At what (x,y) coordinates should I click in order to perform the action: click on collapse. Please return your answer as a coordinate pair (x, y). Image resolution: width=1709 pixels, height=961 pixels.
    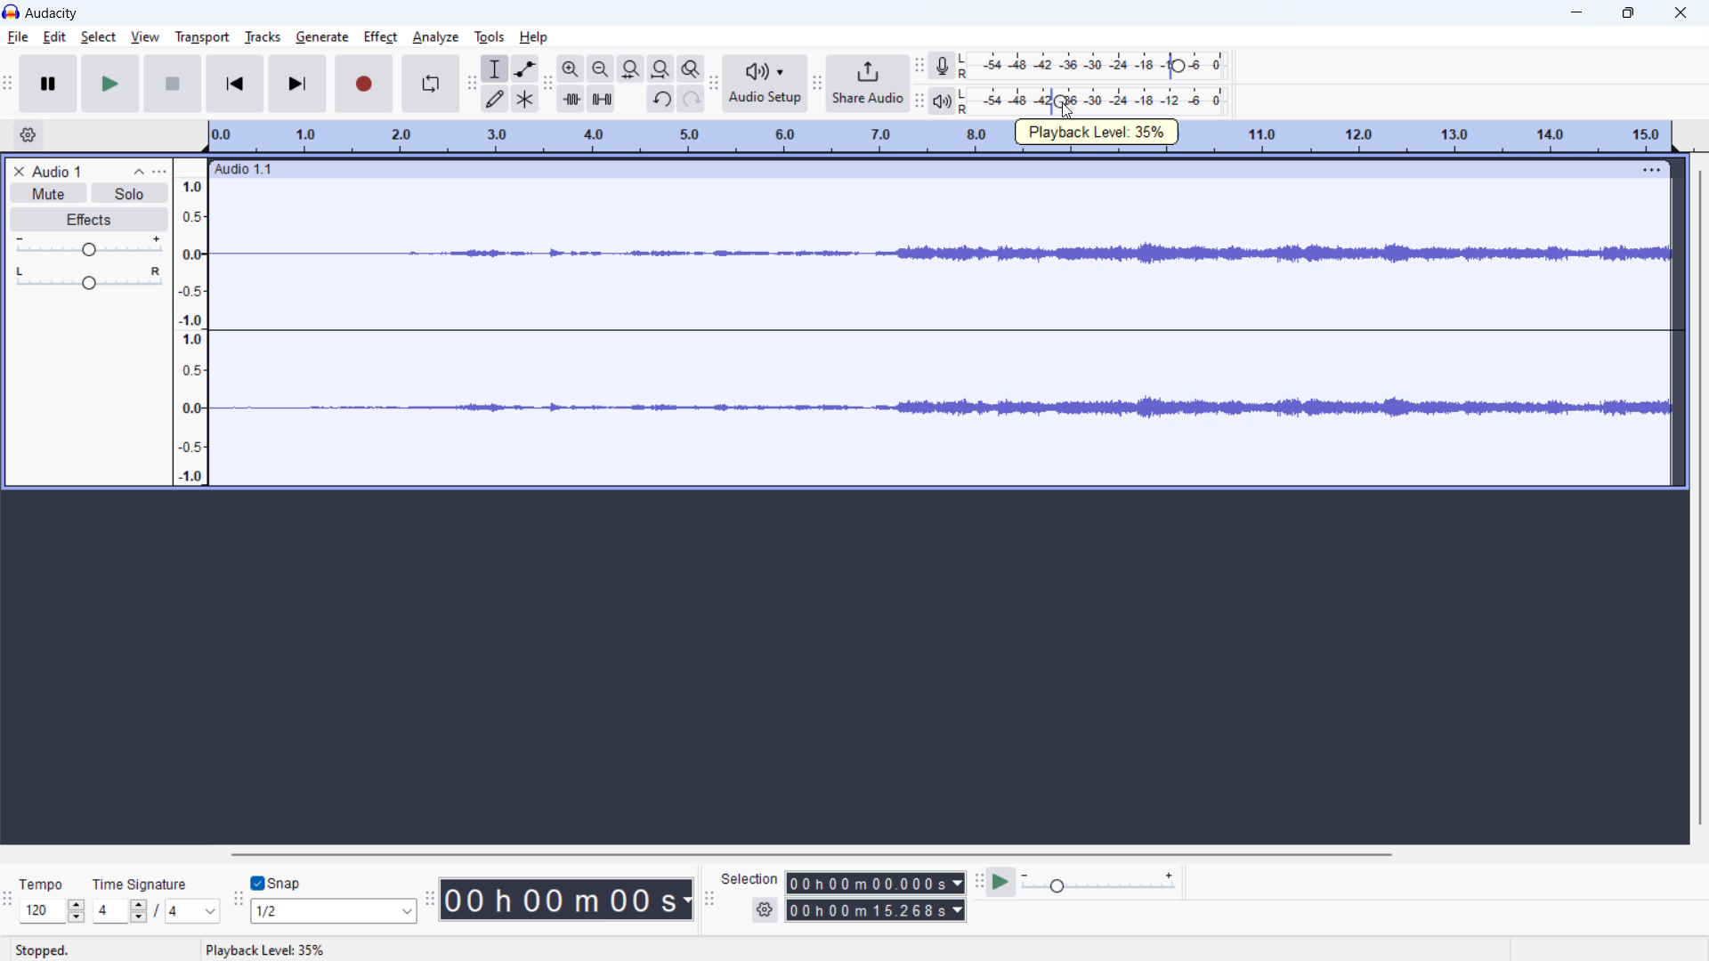
    Looking at the image, I should click on (138, 171).